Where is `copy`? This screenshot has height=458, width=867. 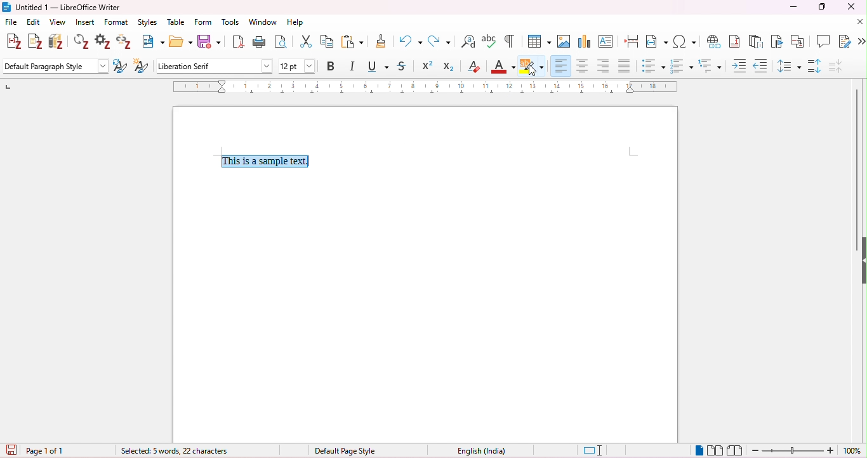 copy is located at coordinates (329, 41).